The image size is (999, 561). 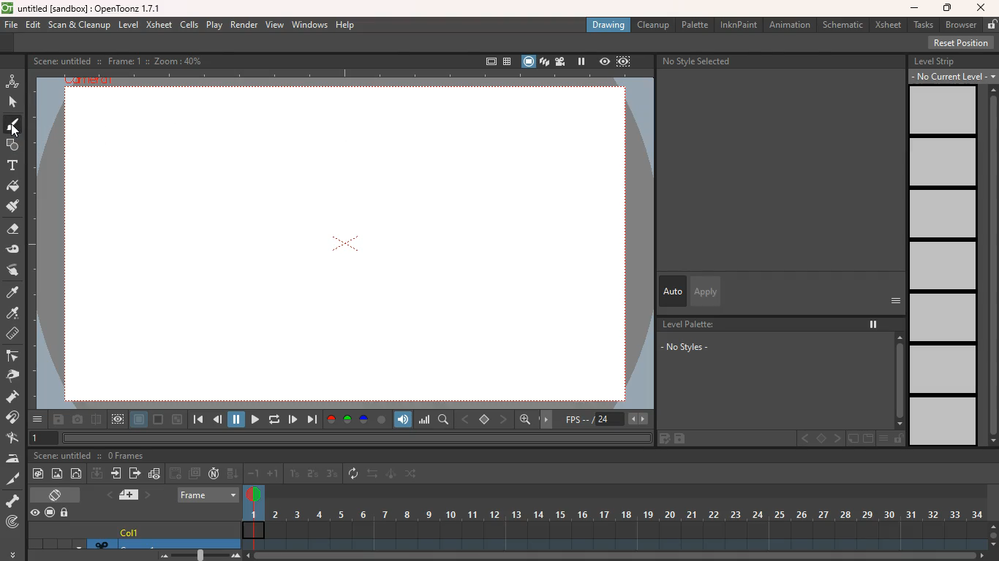 What do you see at coordinates (49, 511) in the screenshot?
I see `screen` at bounding box center [49, 511].